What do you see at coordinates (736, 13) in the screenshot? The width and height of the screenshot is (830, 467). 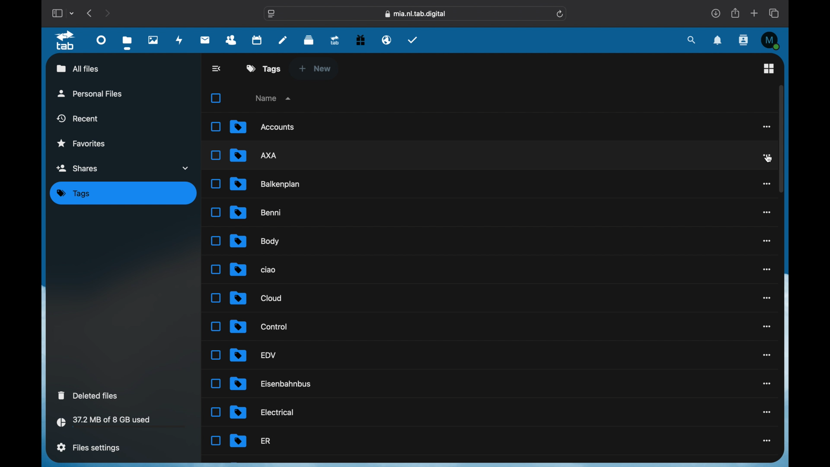 I see `share` at bounding box center [736, 13].